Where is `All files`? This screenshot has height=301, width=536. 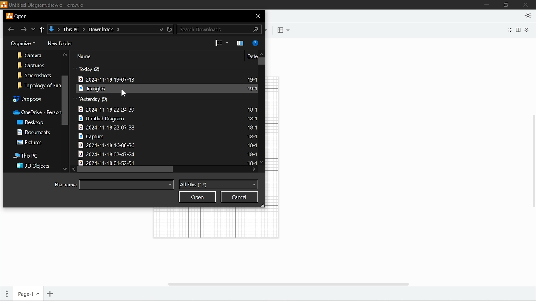 All files is located at coordinates (218, 185).